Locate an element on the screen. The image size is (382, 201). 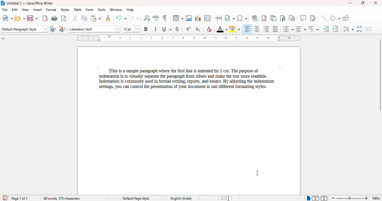
insert page break is located at coordinates (218, 18).